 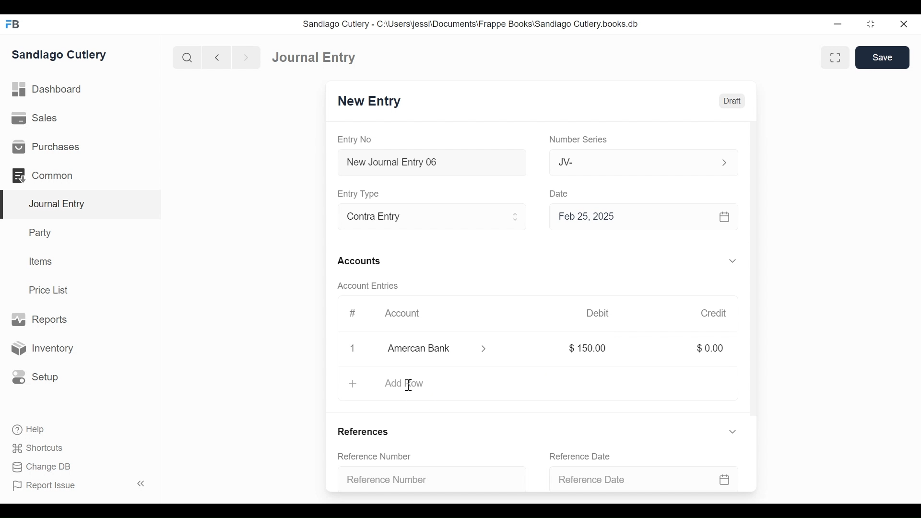 I want to click on References, so click(x=367, y=432).